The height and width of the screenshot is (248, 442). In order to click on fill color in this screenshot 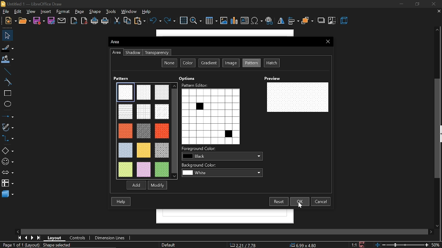, I will do `click(8, 59)`.